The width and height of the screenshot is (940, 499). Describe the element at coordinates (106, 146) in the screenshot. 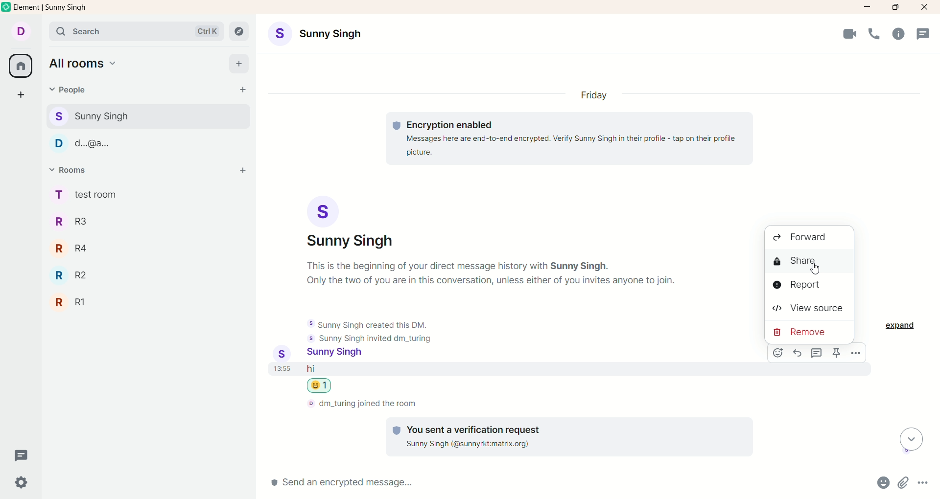

I see `People` at that location.